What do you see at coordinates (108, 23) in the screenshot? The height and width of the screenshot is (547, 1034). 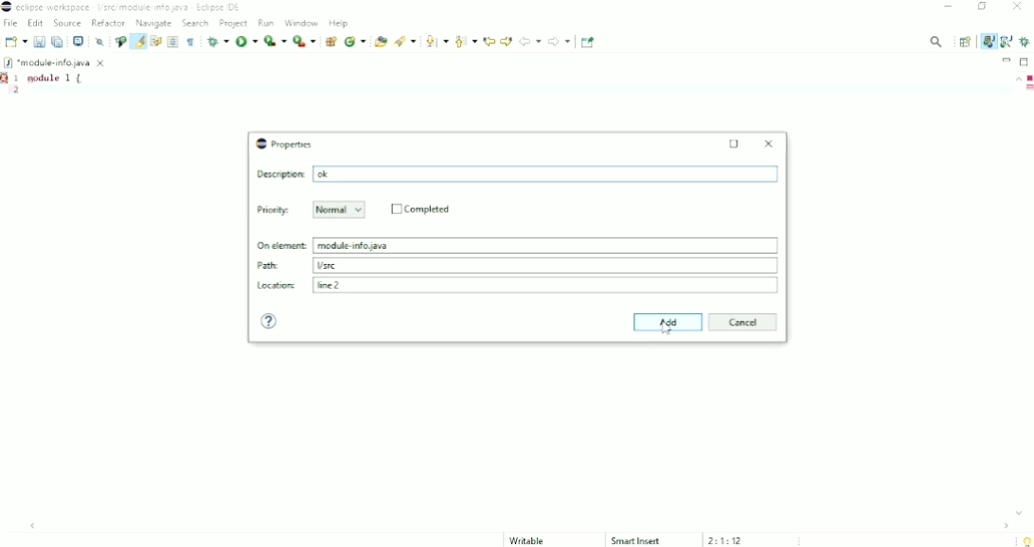 I see `Refactor` at bounding box center [108, 23].